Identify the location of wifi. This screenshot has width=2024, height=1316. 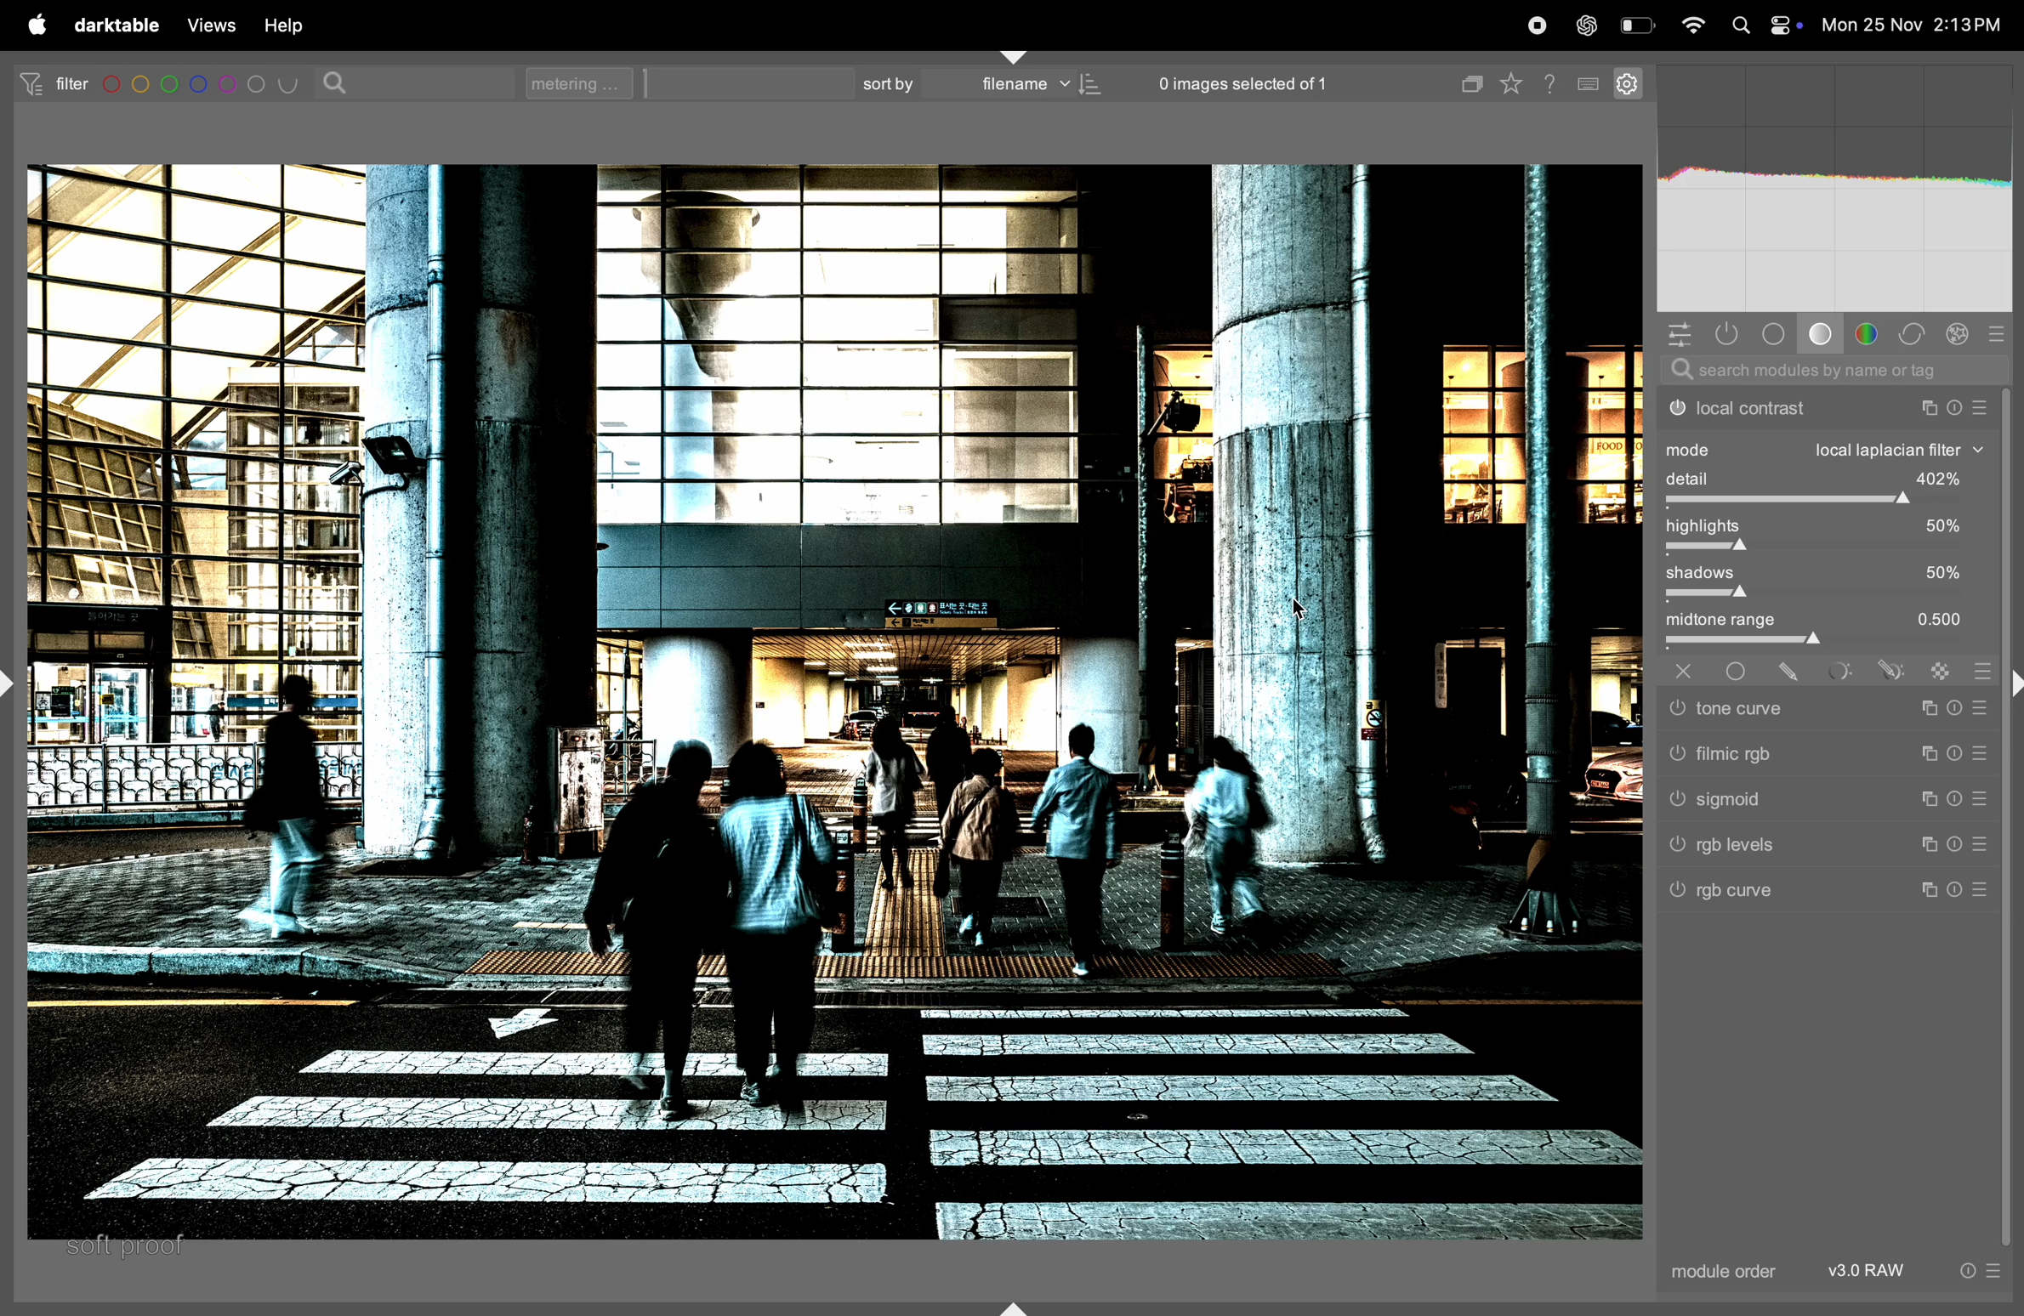
(1694, 28).